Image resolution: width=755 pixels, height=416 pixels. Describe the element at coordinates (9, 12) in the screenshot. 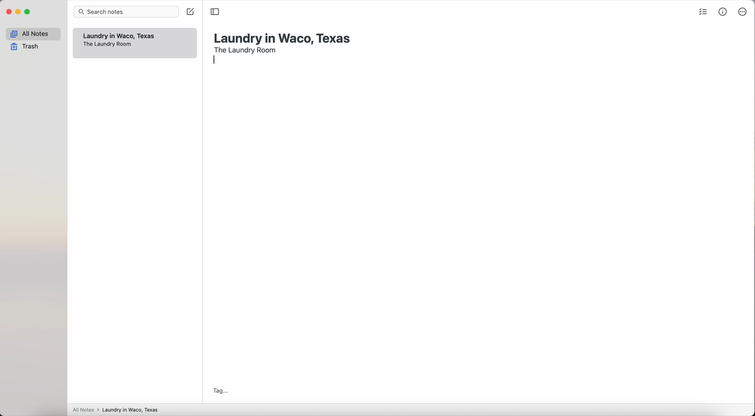

I see `close app` at that location.